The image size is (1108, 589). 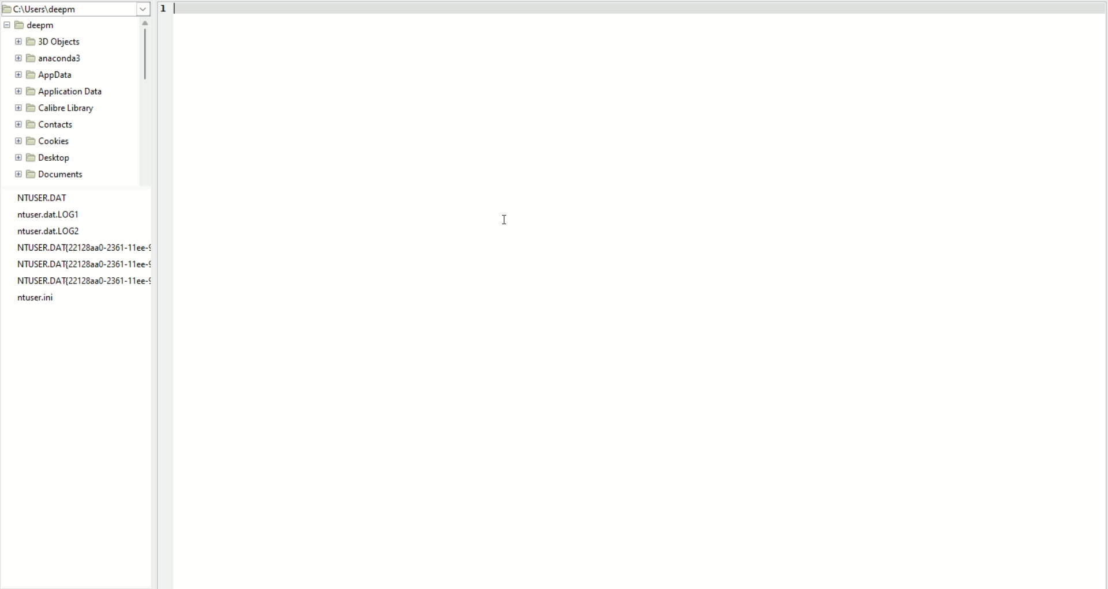 What do you see at coordinates (37, 298) in the screenshot?
I see `file name` at bounding box center [37, 298].